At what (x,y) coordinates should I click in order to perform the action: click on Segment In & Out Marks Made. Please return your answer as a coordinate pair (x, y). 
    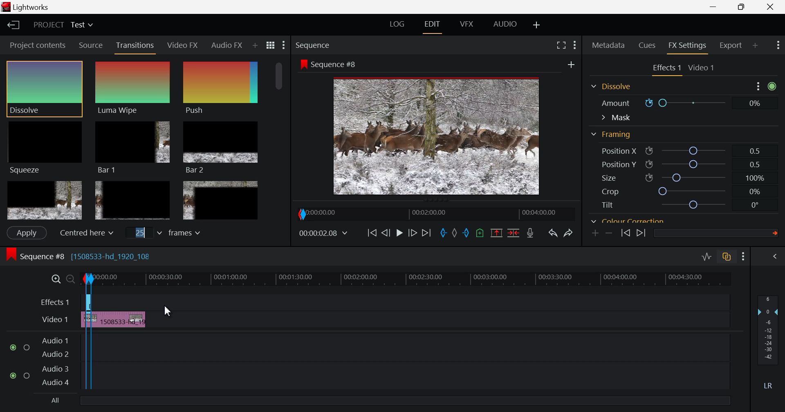
    Looking at the image, I should click on (87, 368).